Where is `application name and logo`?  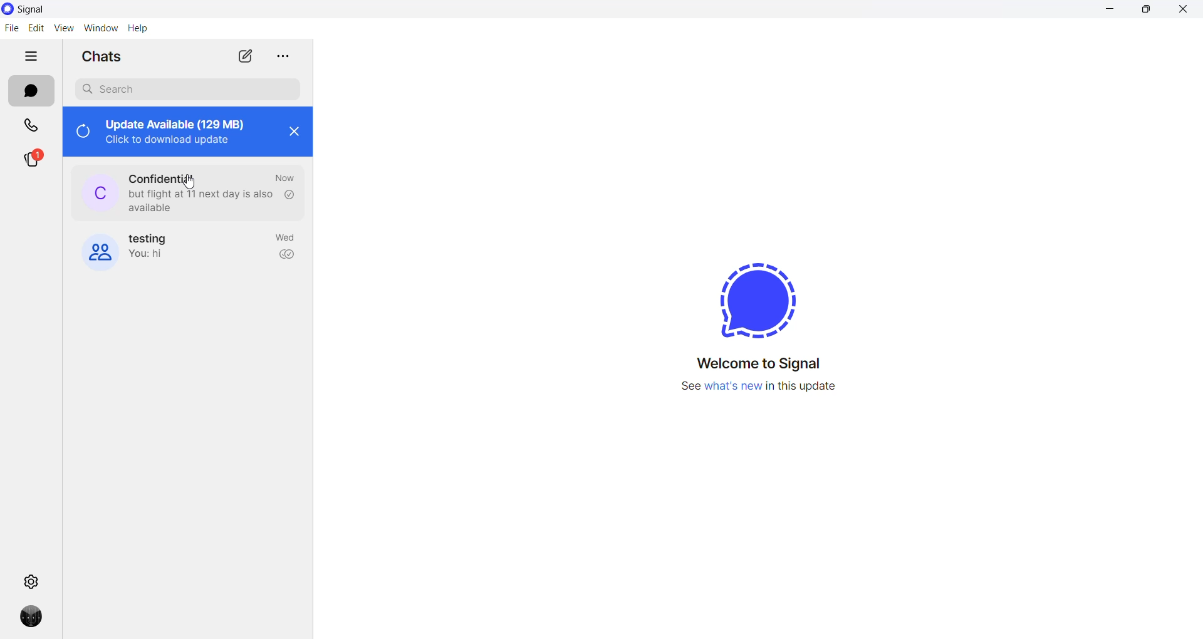
application name and logo is located at coordinates (33, 10).